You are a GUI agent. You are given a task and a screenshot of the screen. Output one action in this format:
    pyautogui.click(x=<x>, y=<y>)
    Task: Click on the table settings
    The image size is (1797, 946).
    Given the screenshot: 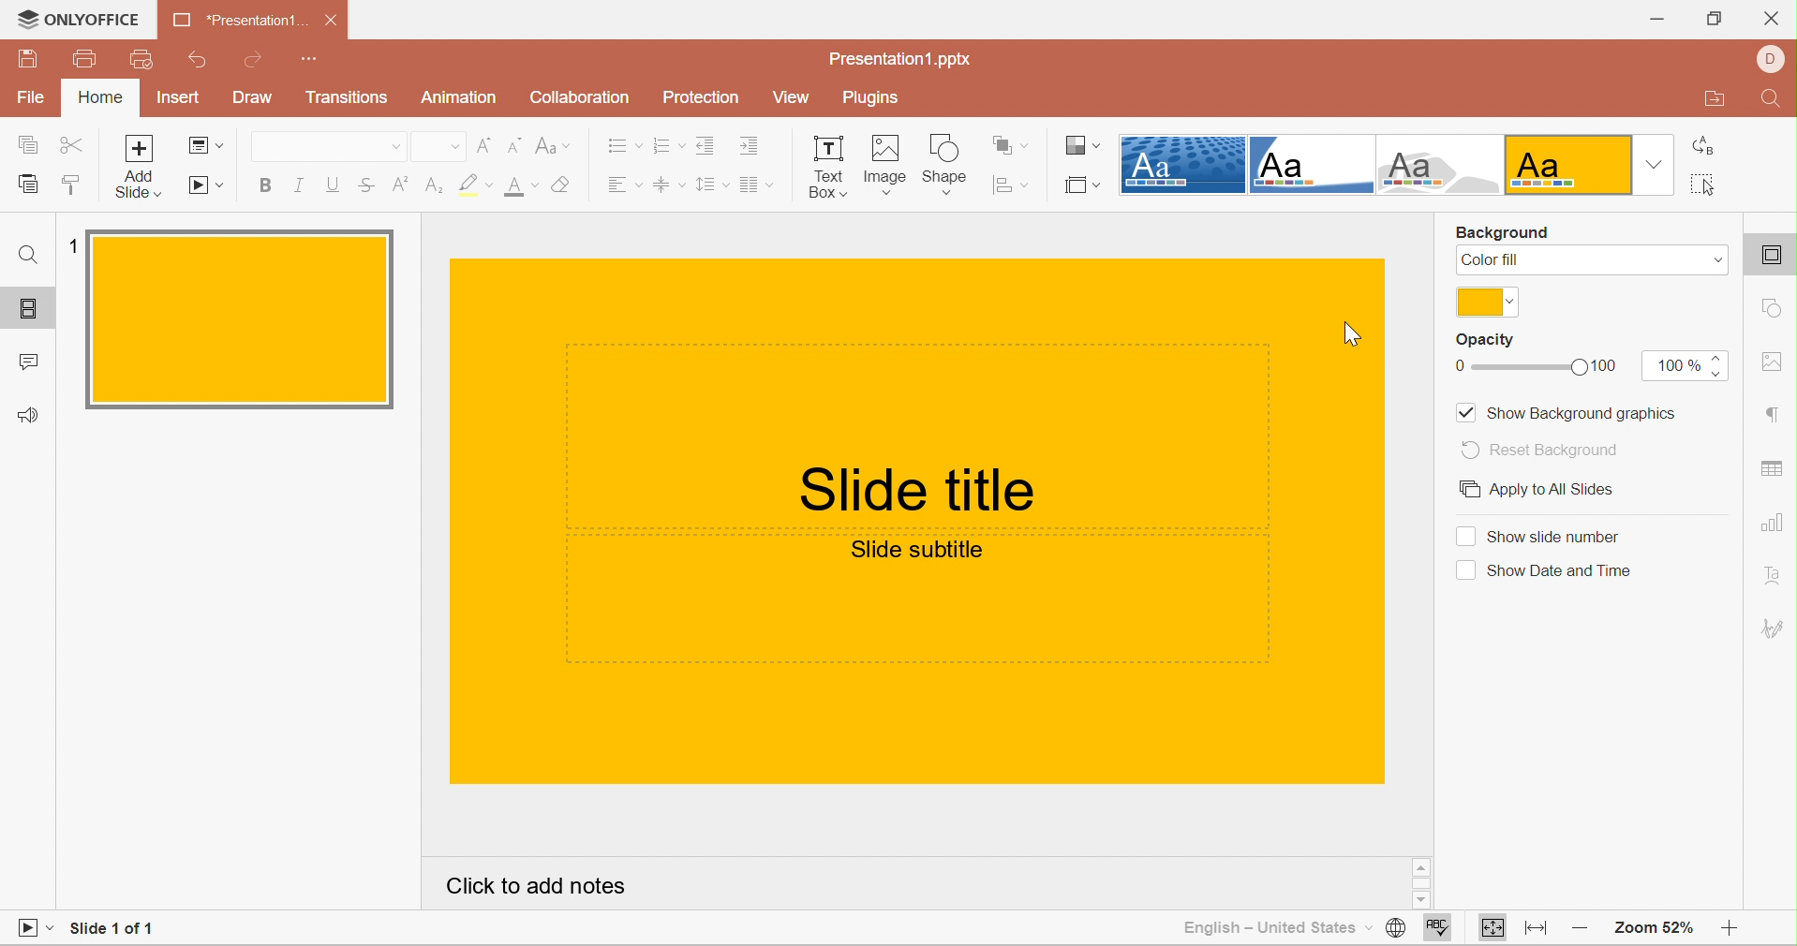 What is the action you would take?
    pyautogui.click(x=1774, y=465)
    